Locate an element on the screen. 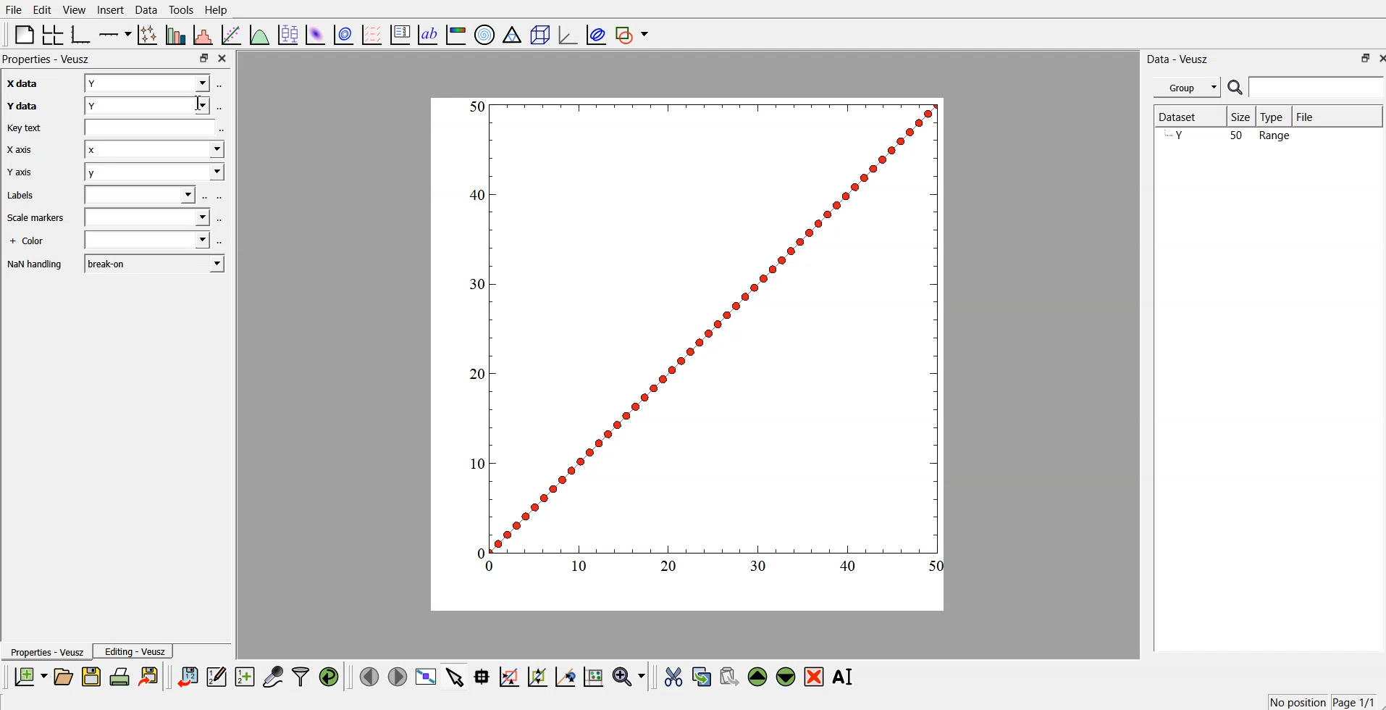 The height and width of the screenshot is (710, 1386). plot box plots is located at coordinates (290, 34).